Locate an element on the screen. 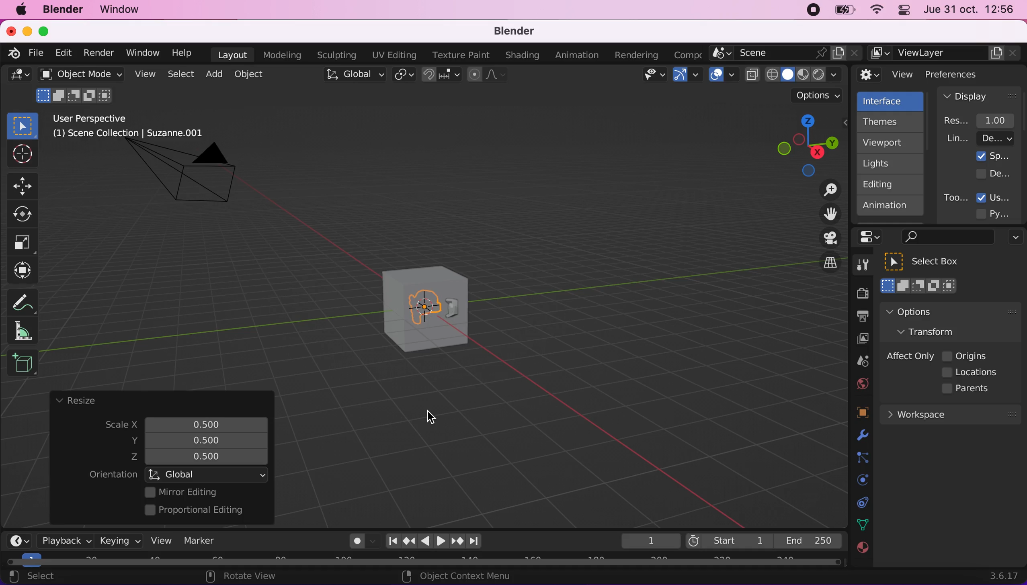  window is located at coordinates (142, 53).